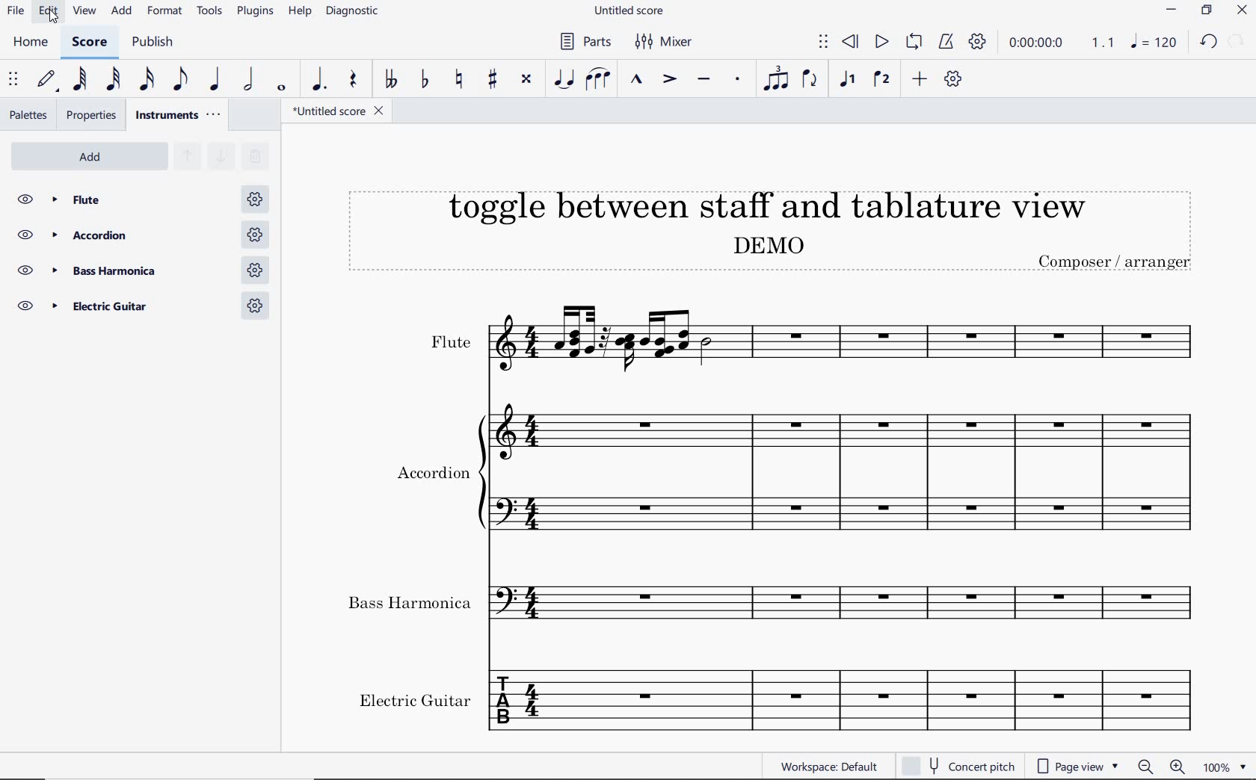 The width and height of the screenshot is (1256, 780). Describe the element at coordinates (147, 80) in the screenshot. I see `16th note` at that location.